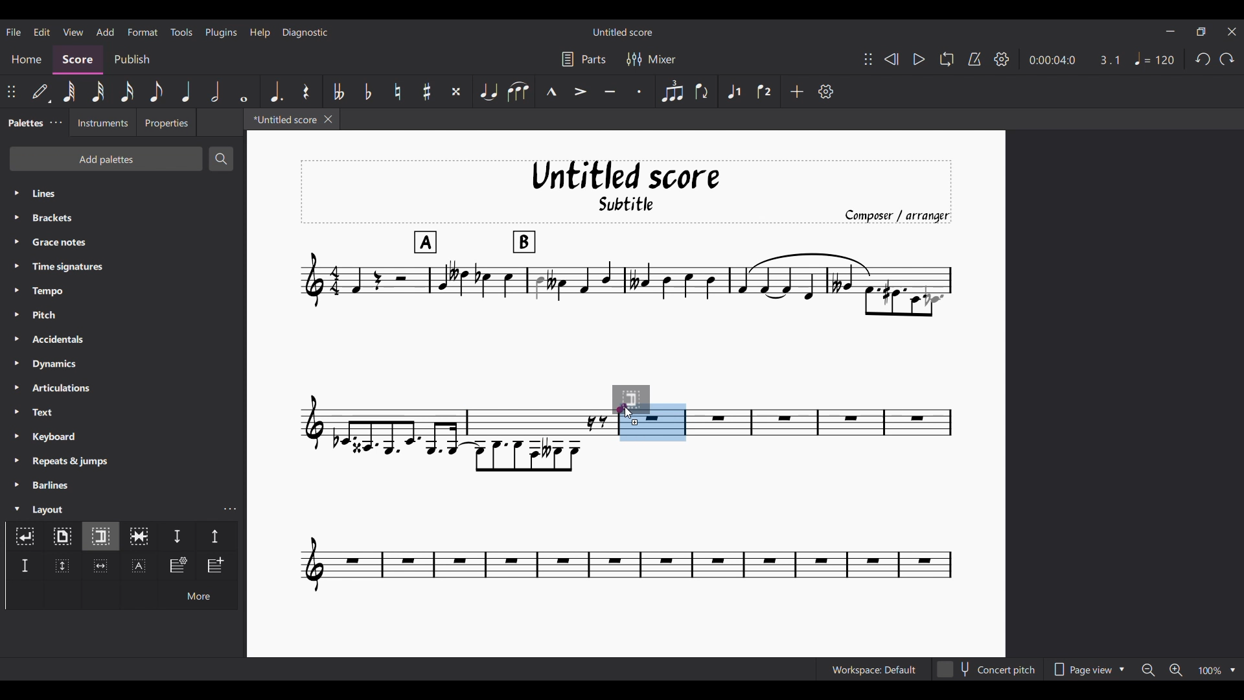 The width and height of the screenshot is (1244, 700). What do you see at coordinates (78, 60) in the screenshot?
I see `Score, current section highlighted` at bounding box center [78, 60].